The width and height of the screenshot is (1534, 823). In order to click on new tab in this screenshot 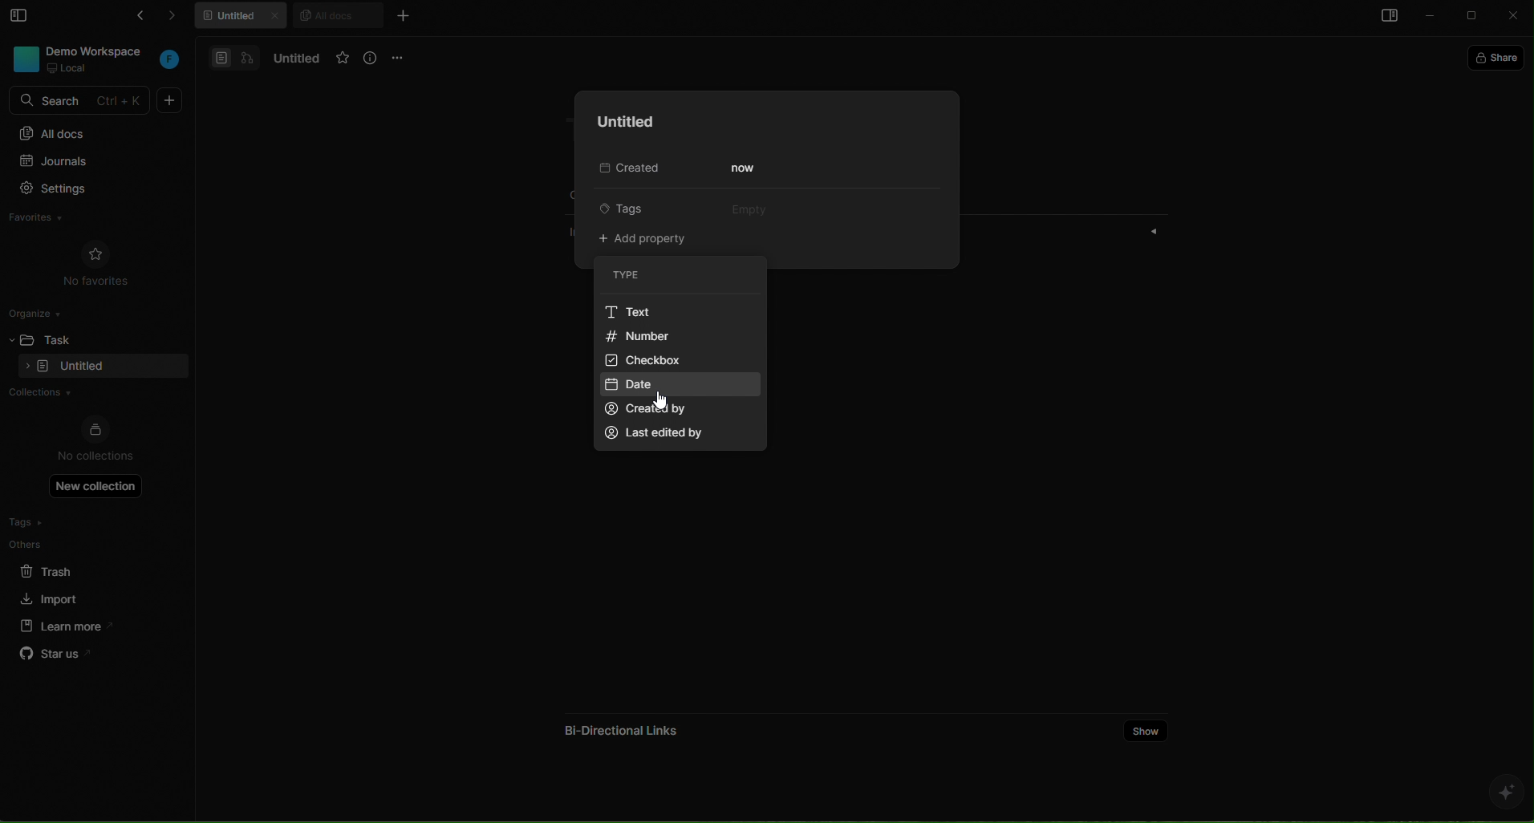, I will do `click(402, 15)`.